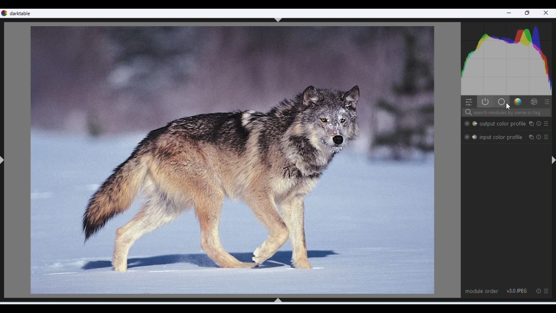  Describe the element at coordinates (528, 13) in the screenshot. I see `Restore` at that location.